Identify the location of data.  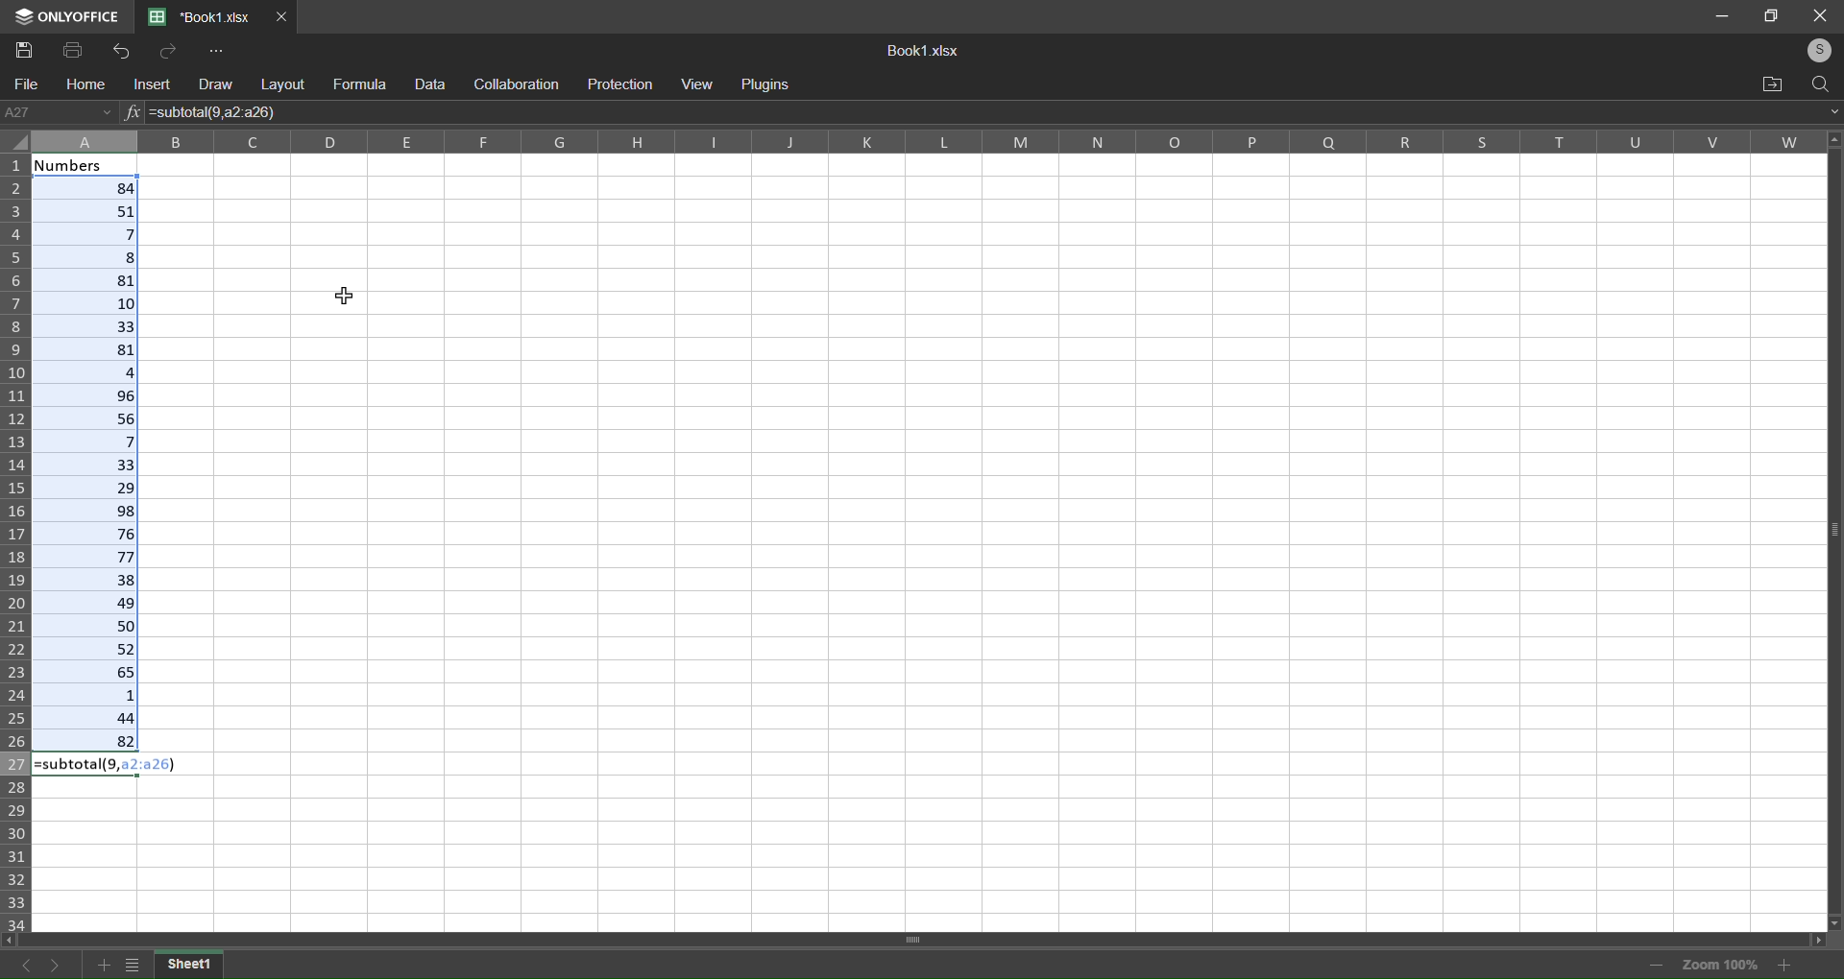
(432, 84).